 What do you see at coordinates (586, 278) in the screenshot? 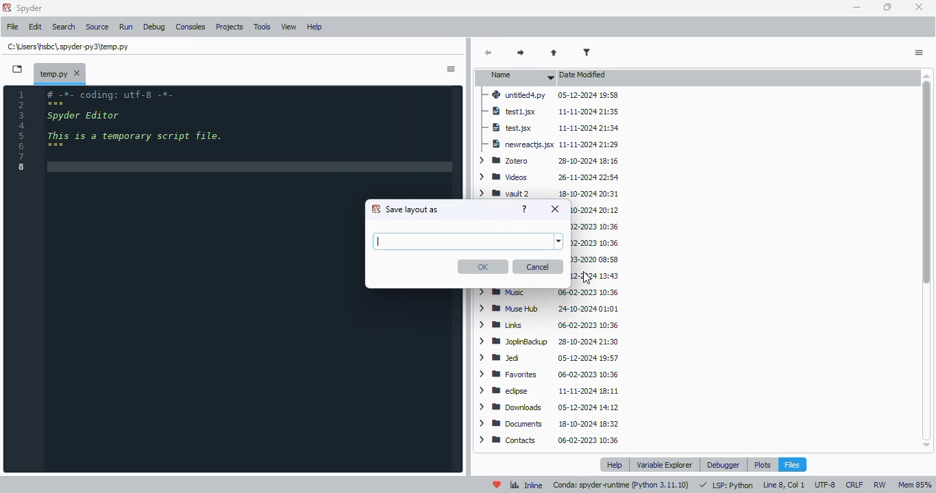
I see `cursor` at bounding box center [586, 278].